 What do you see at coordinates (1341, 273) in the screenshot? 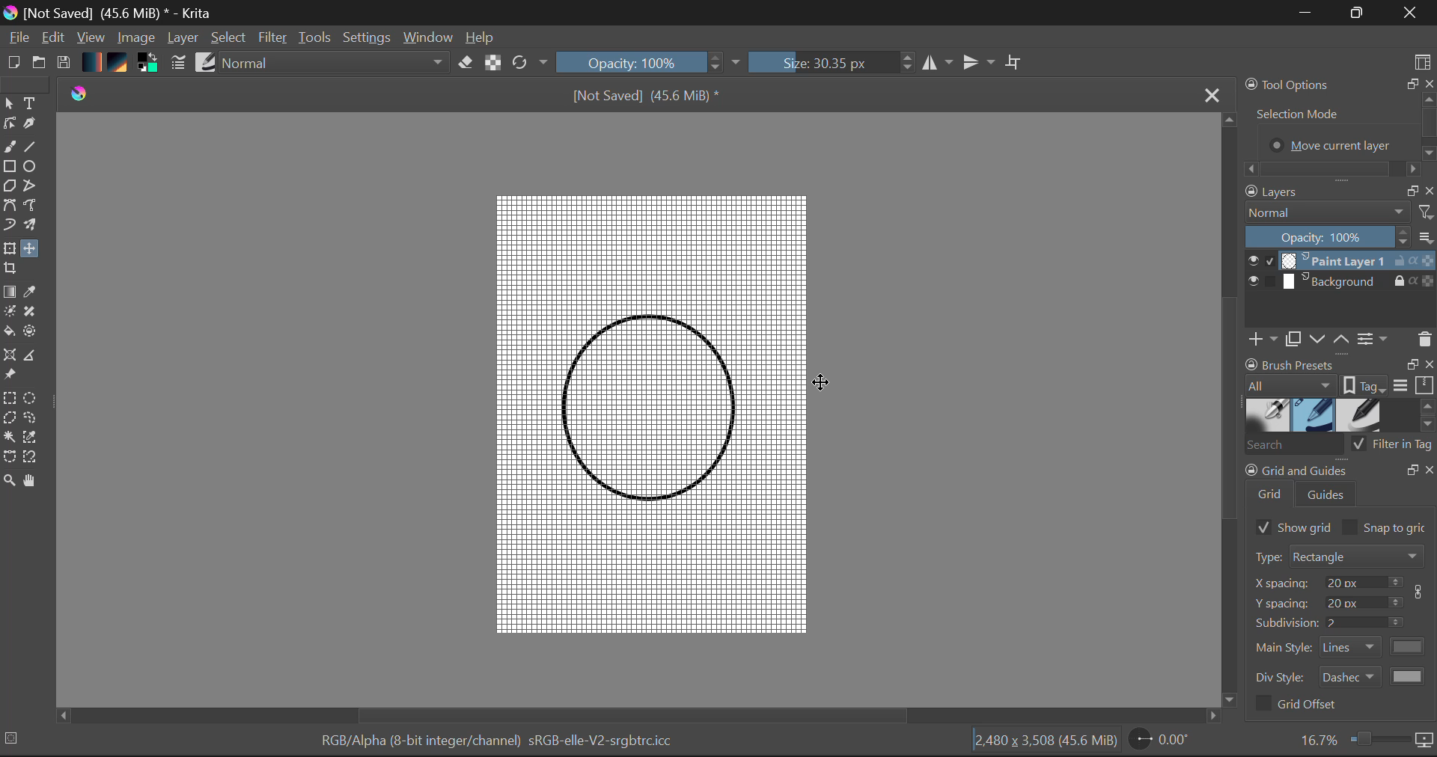
I see `Layers` at bounding box center [1341, 273].